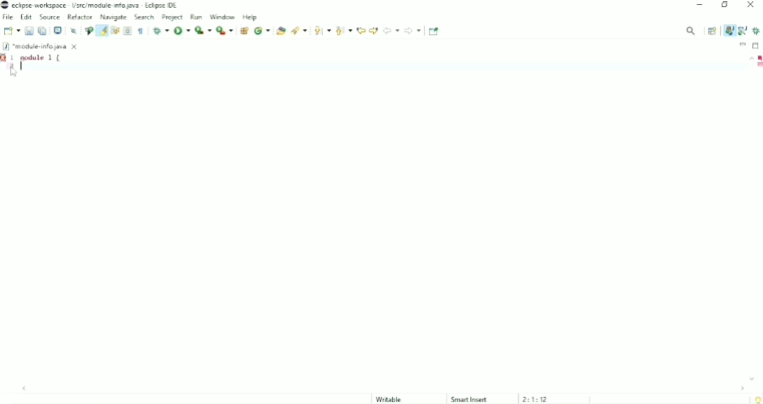 Image resolution: width=763 pixels, height=404 pixels. What do you see at coordinates (145, 17) in the screenshot?
I see `Search` at bounding box center [145, 17].